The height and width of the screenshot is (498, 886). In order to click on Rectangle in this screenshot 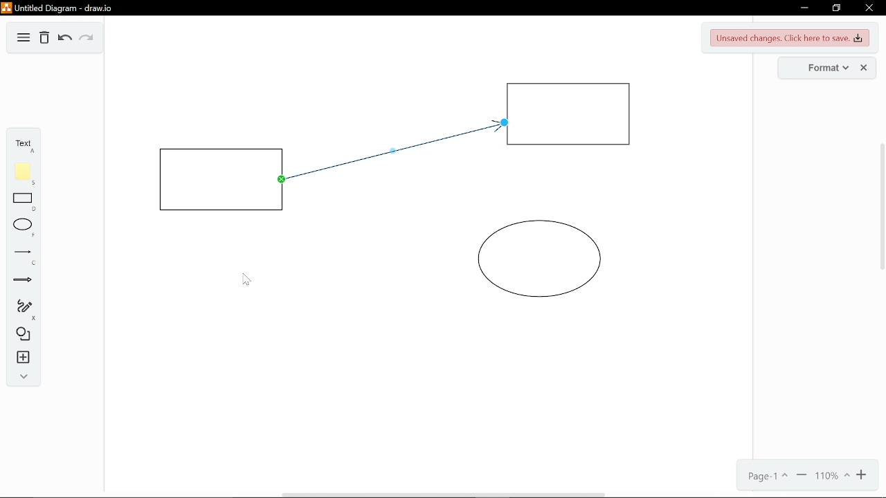, I will do `click(24, 201)`.